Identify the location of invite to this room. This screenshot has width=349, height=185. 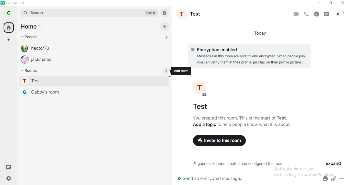
(219, 142).